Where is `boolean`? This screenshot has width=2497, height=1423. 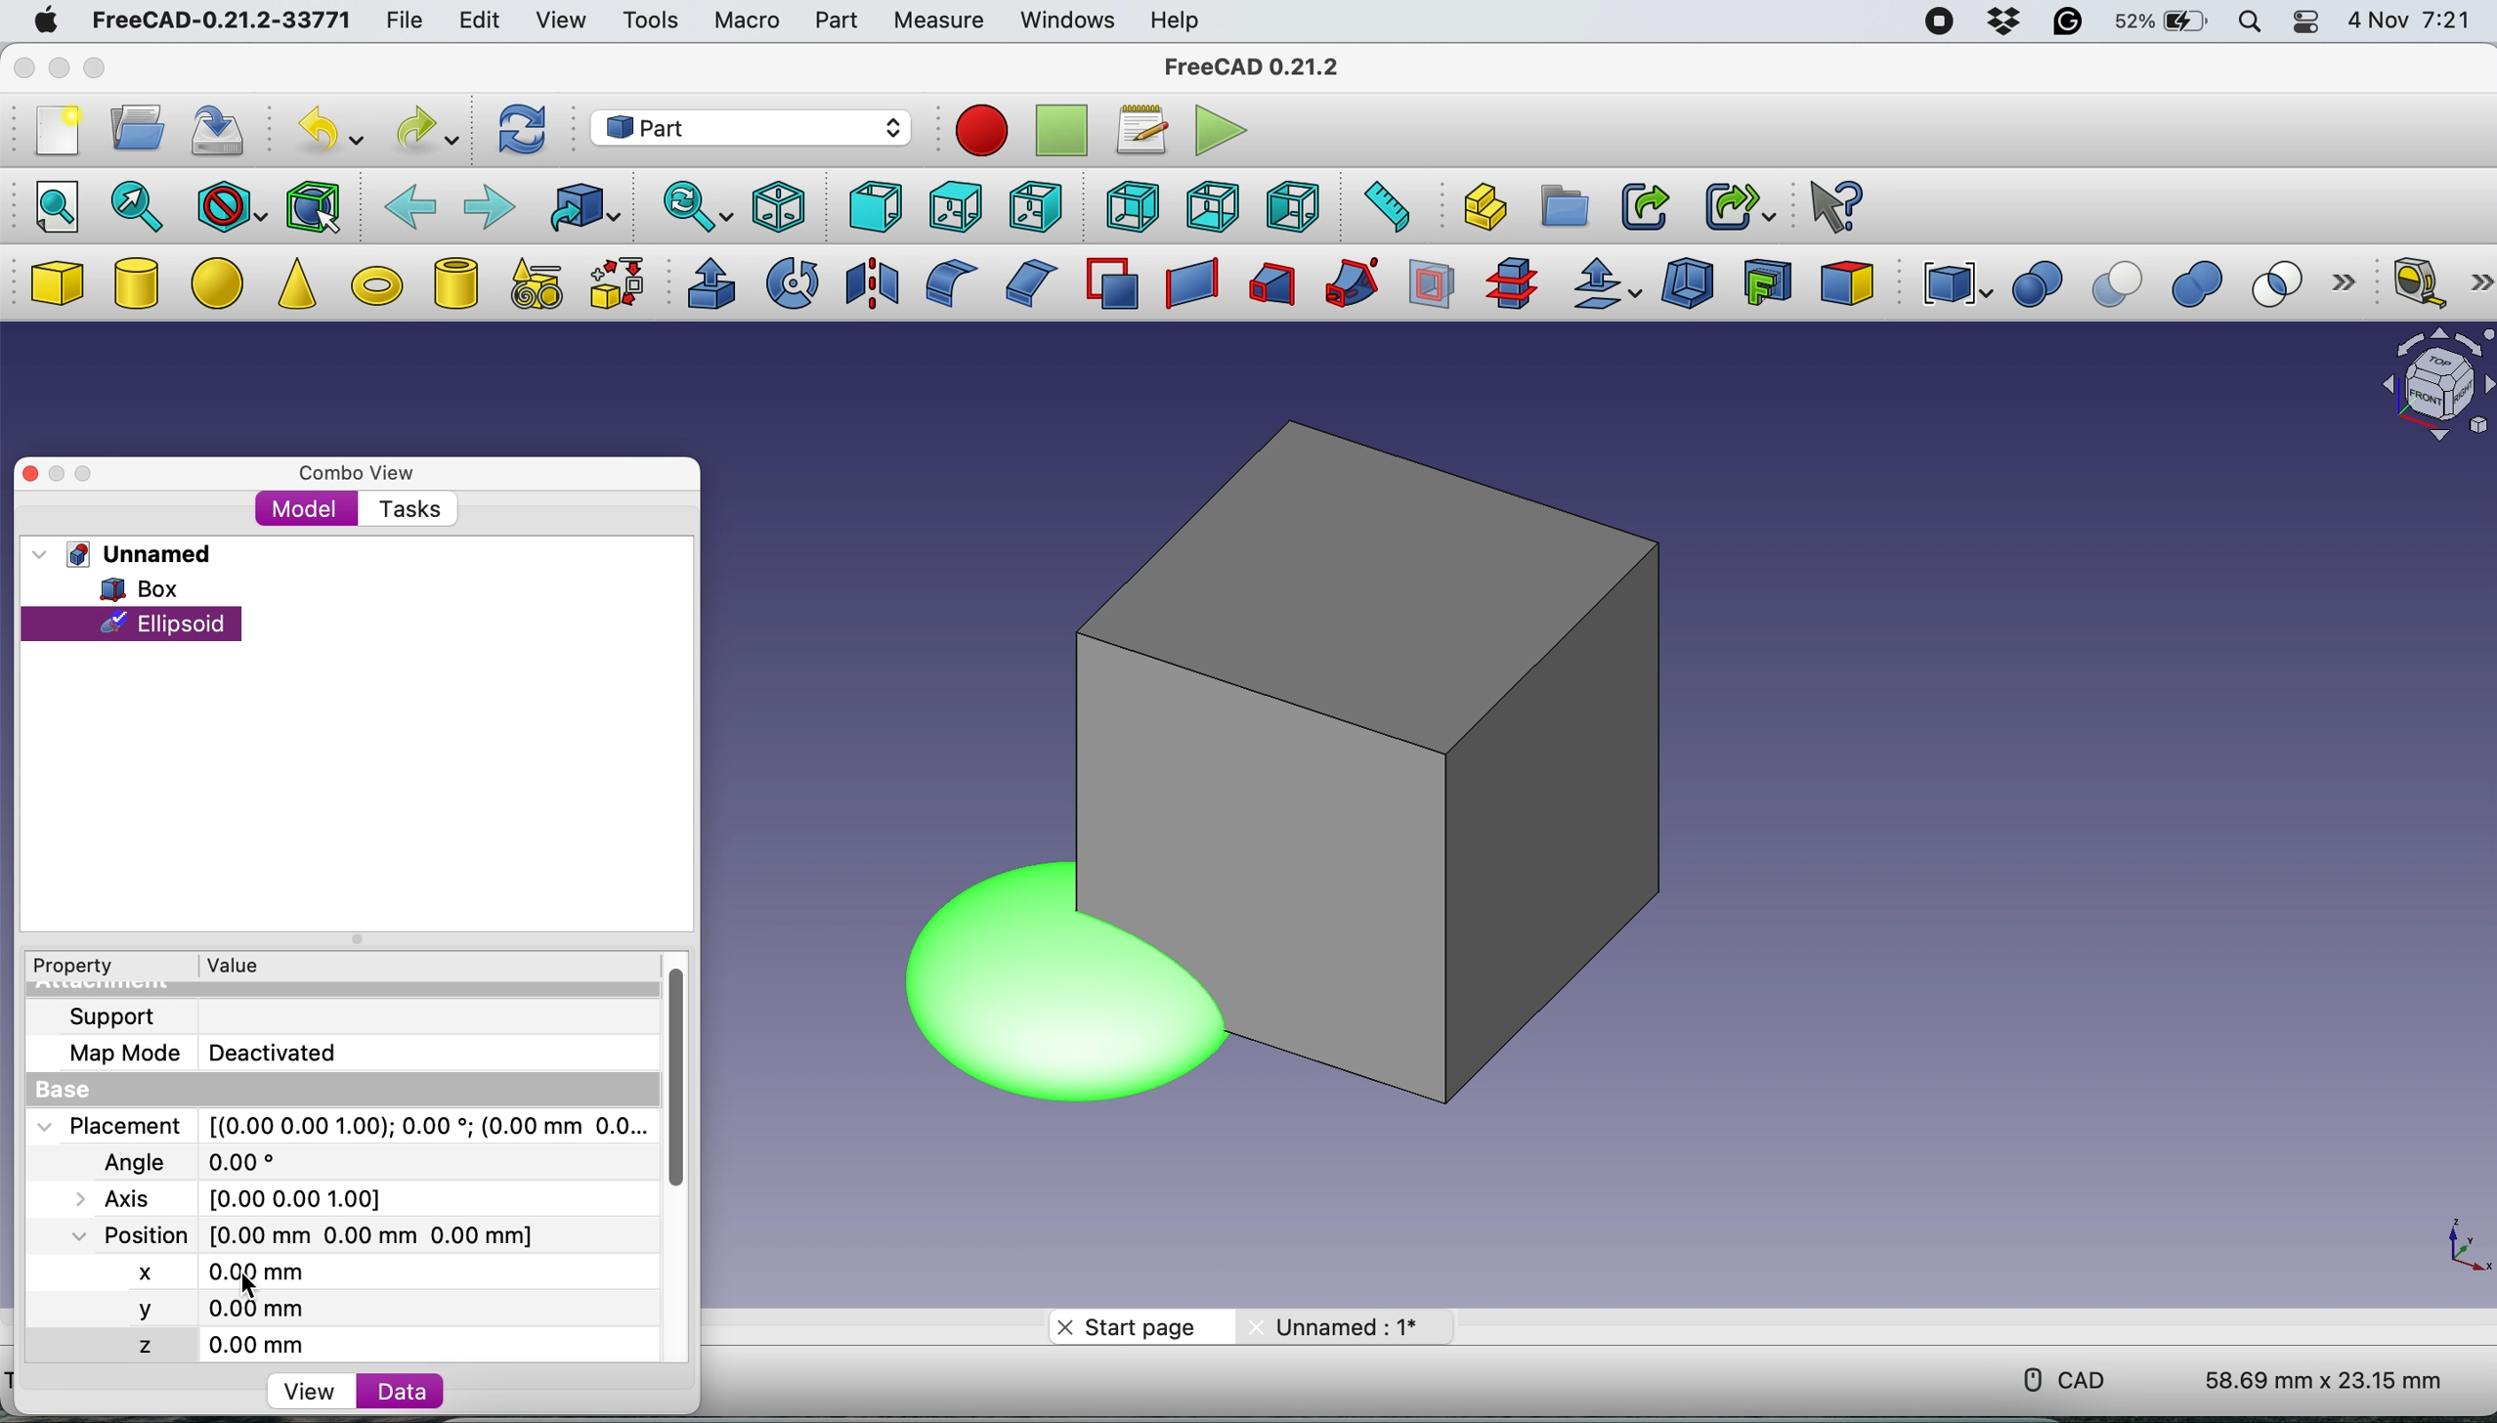
boolean is located at coordinates (2037, 285).